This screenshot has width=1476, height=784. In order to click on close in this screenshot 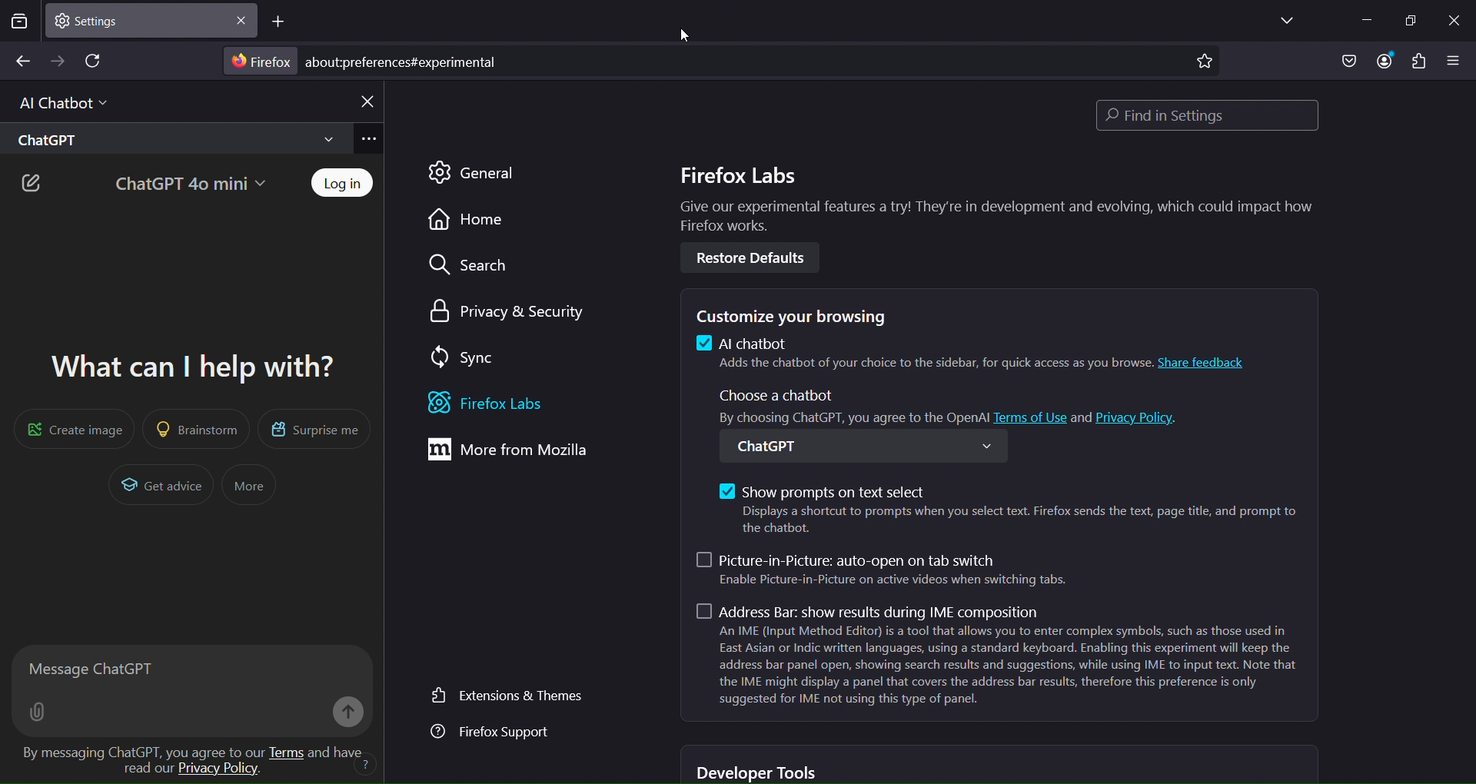, I will do `click(366, 101)`.